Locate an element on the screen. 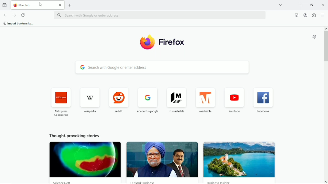 The image size is (328, 184). Thought provoking stories is located at coordinates (76, 135).